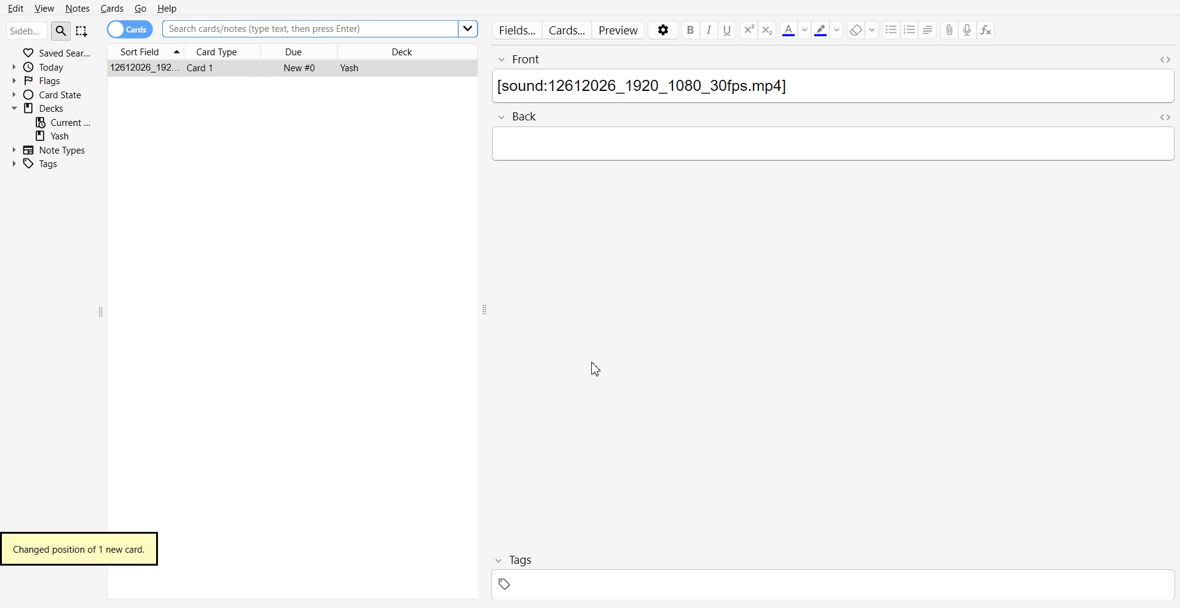  Describe the element at coordinates (514, 29) in the screenshot. I see `Fields` at that location.